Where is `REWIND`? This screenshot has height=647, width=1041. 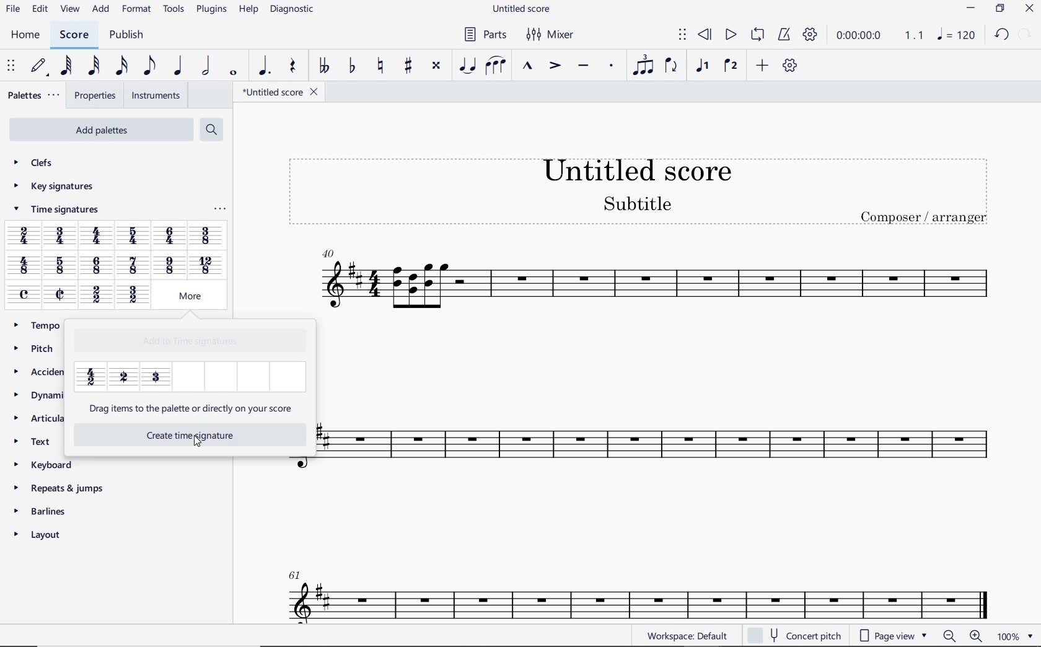
REWIND is located at coordinates (705, 34).